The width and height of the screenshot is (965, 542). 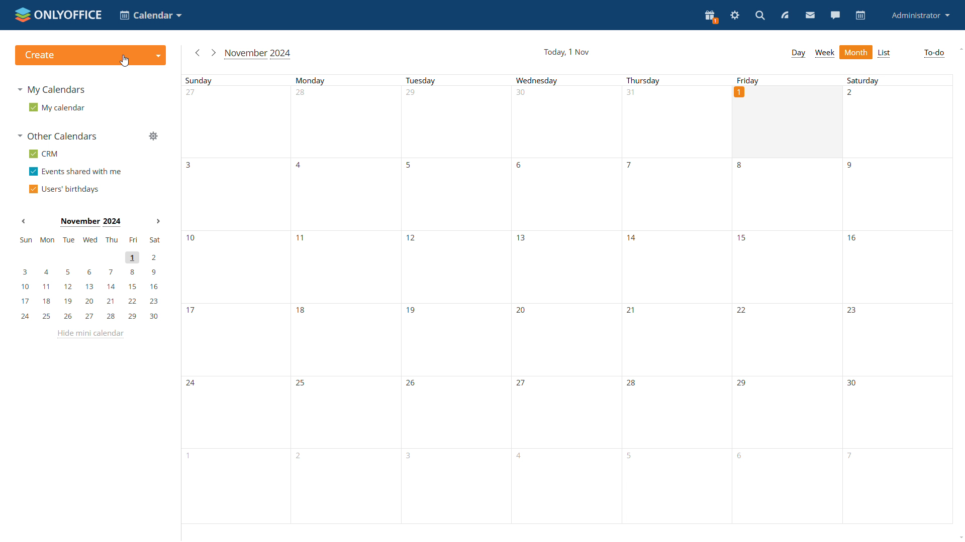 What do you see at coordinates (125, 61) in the screenshot?
I see `cursor` at bounding box center [125, 61].